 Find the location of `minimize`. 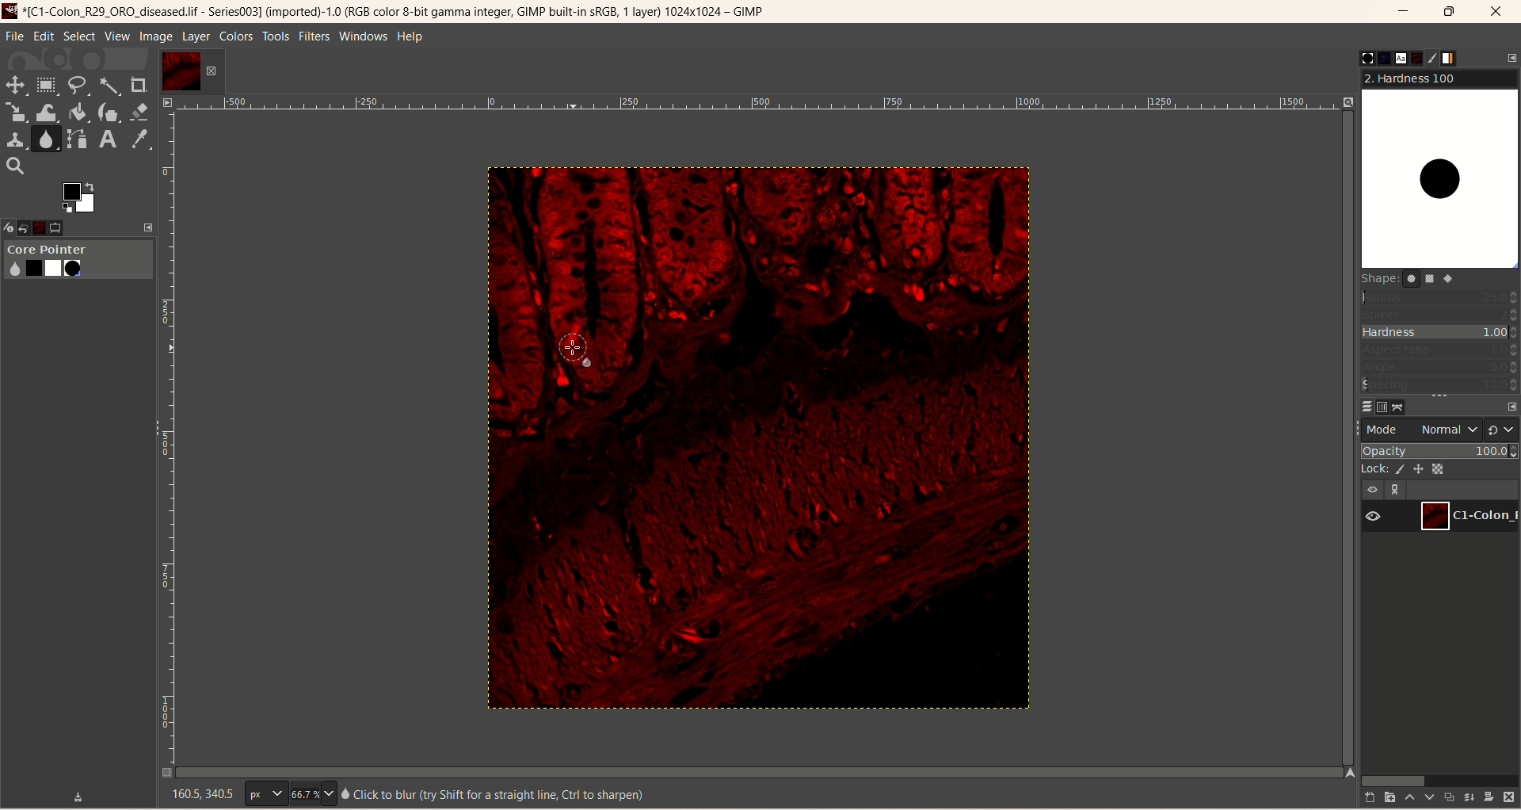

minimize is located at coordinates (1404, 14).